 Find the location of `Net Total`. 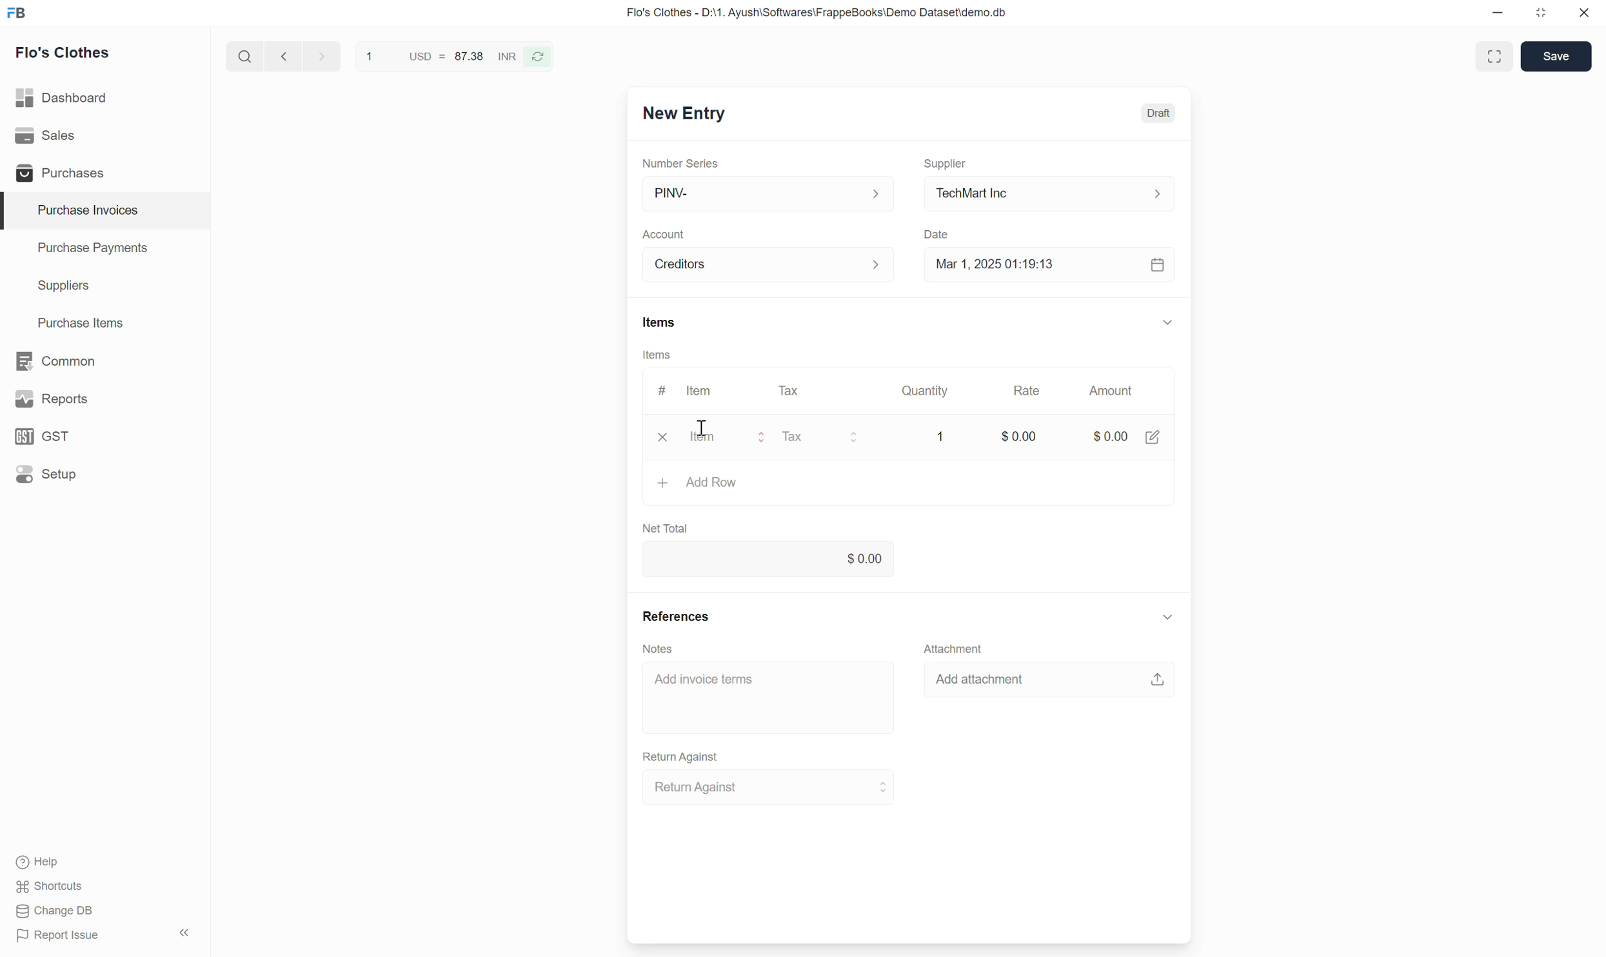

Net Total is located at coordinates (672, 528).